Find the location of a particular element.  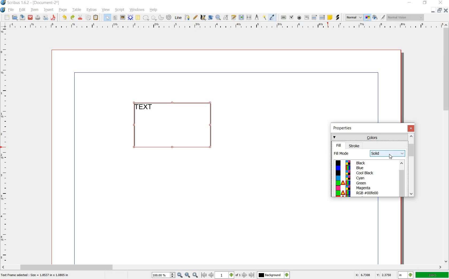

table is located at coordinates (138, 18).